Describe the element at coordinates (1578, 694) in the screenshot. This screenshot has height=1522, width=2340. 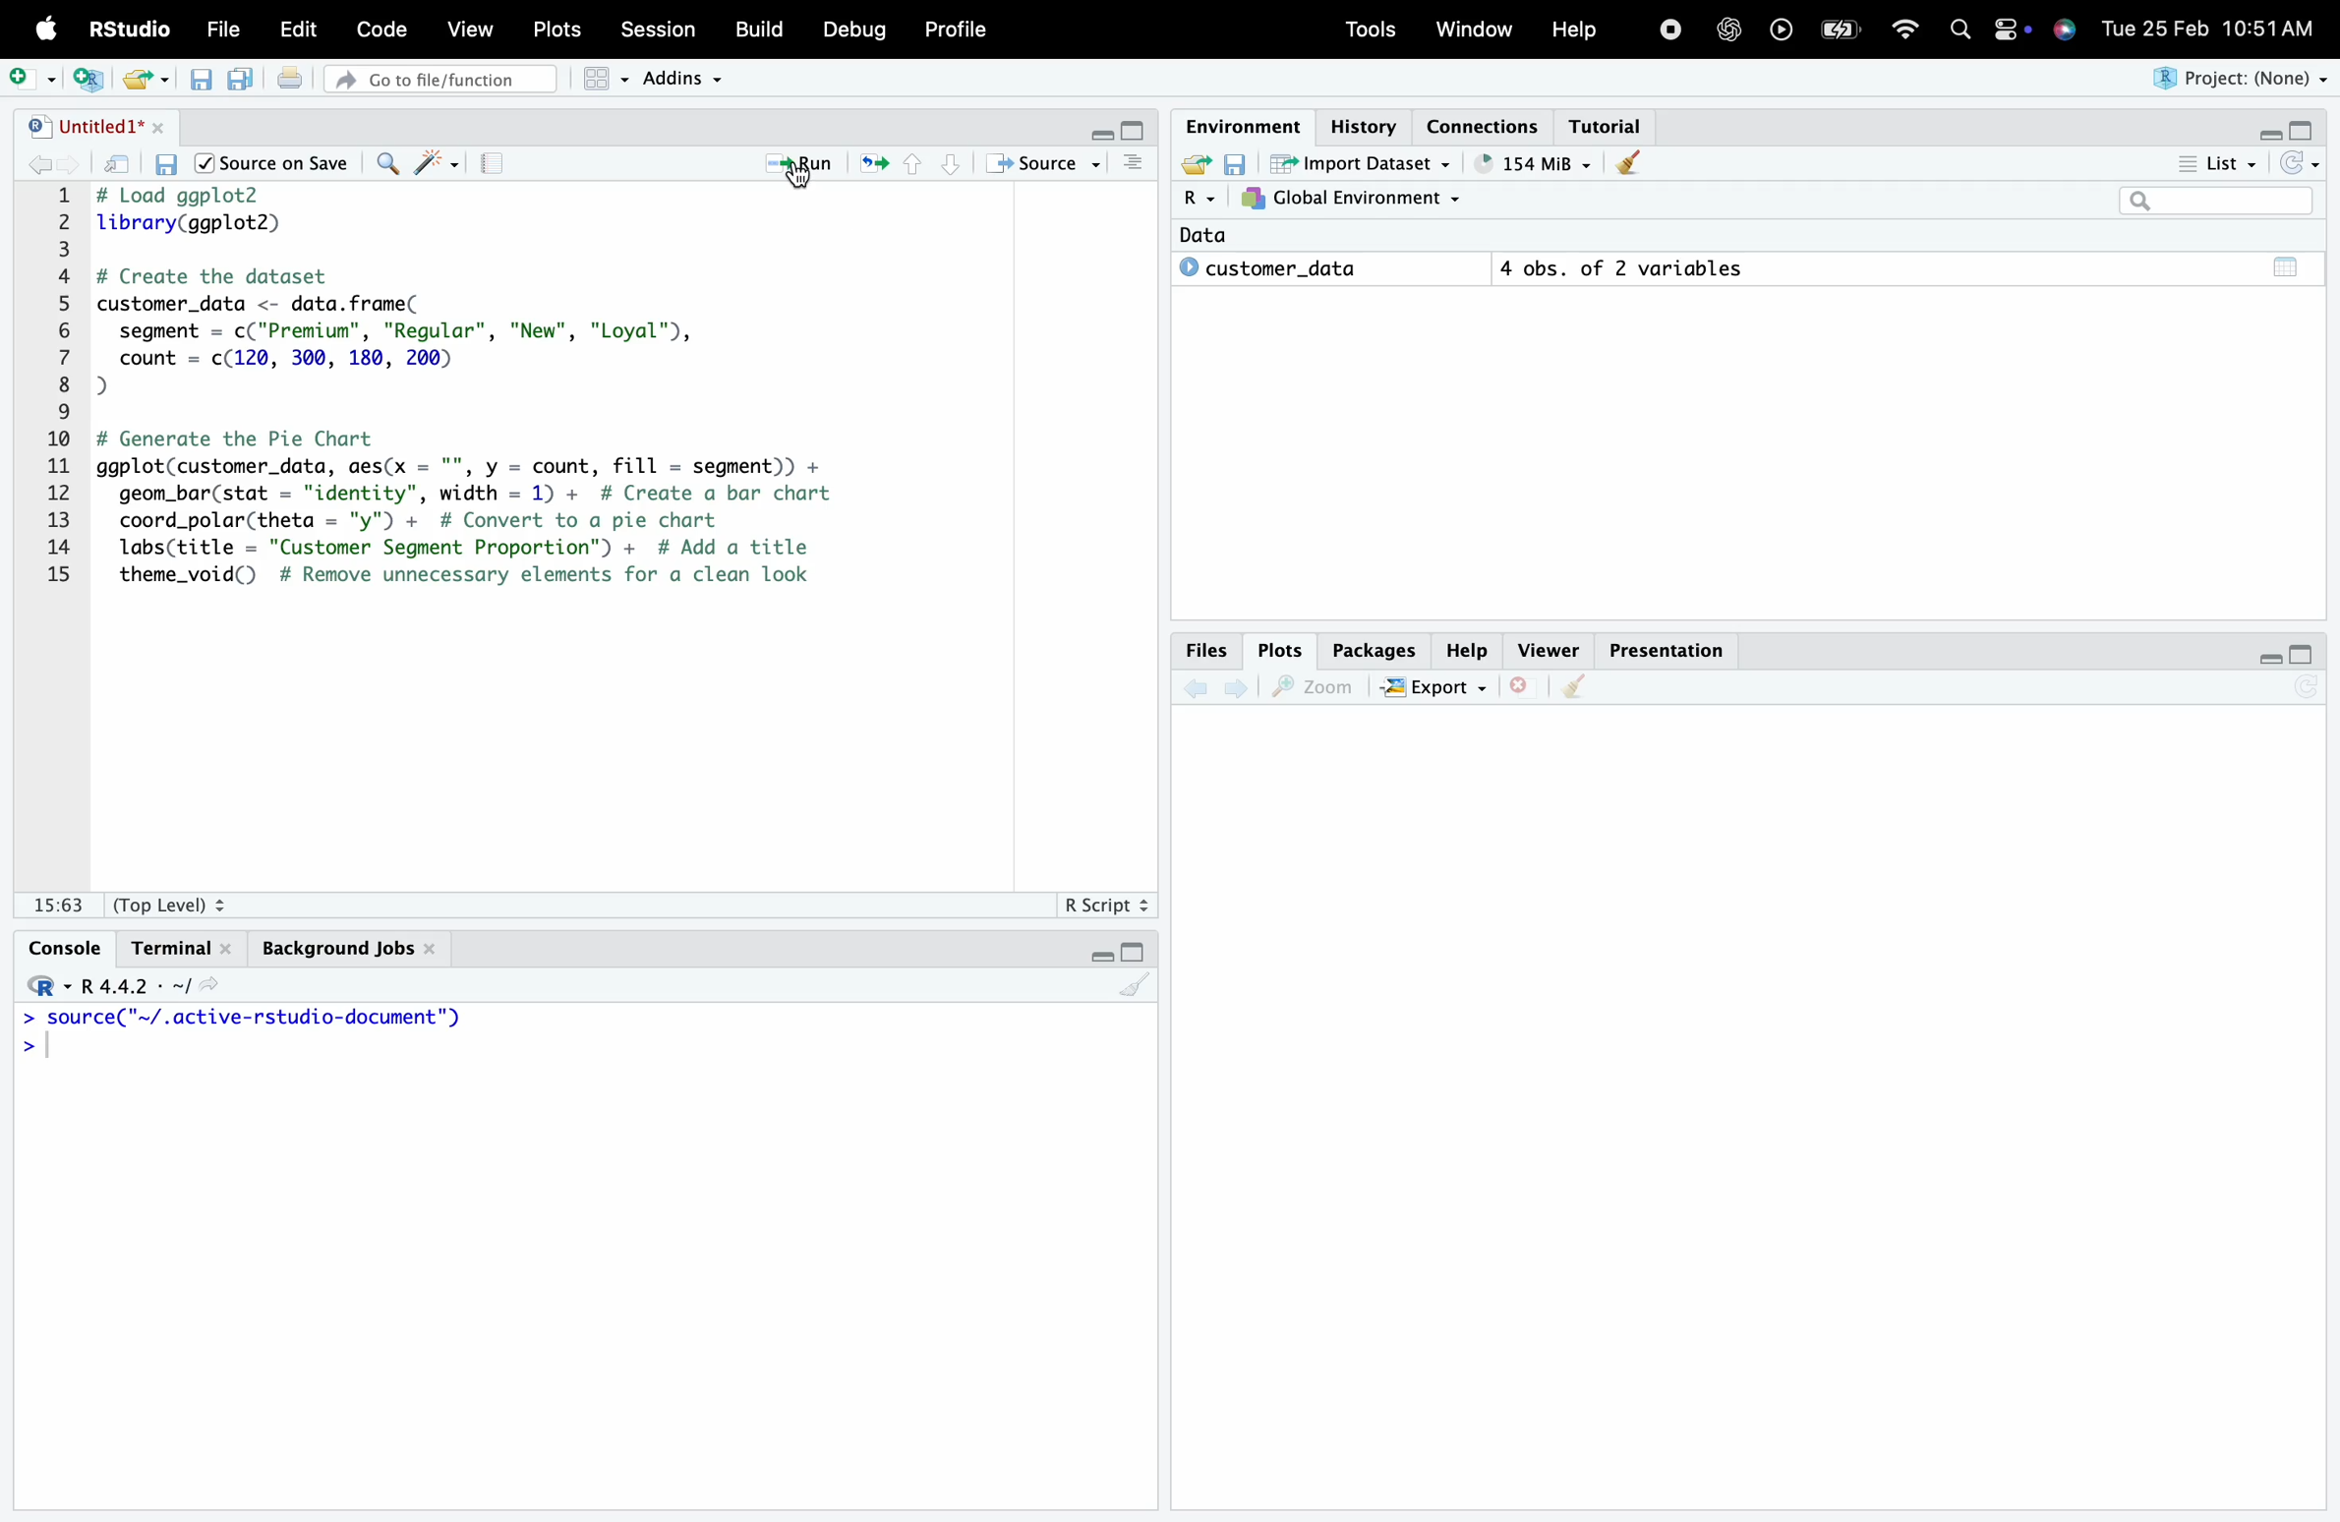
I see `clear` at that location.